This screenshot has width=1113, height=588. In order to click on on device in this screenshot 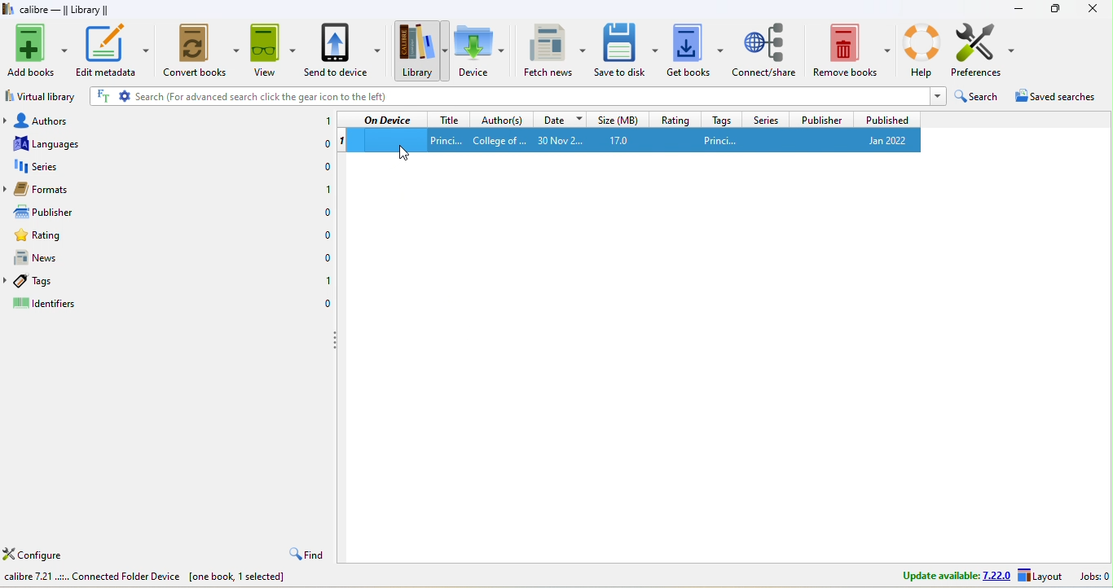, I will do `click(387, 120)`.